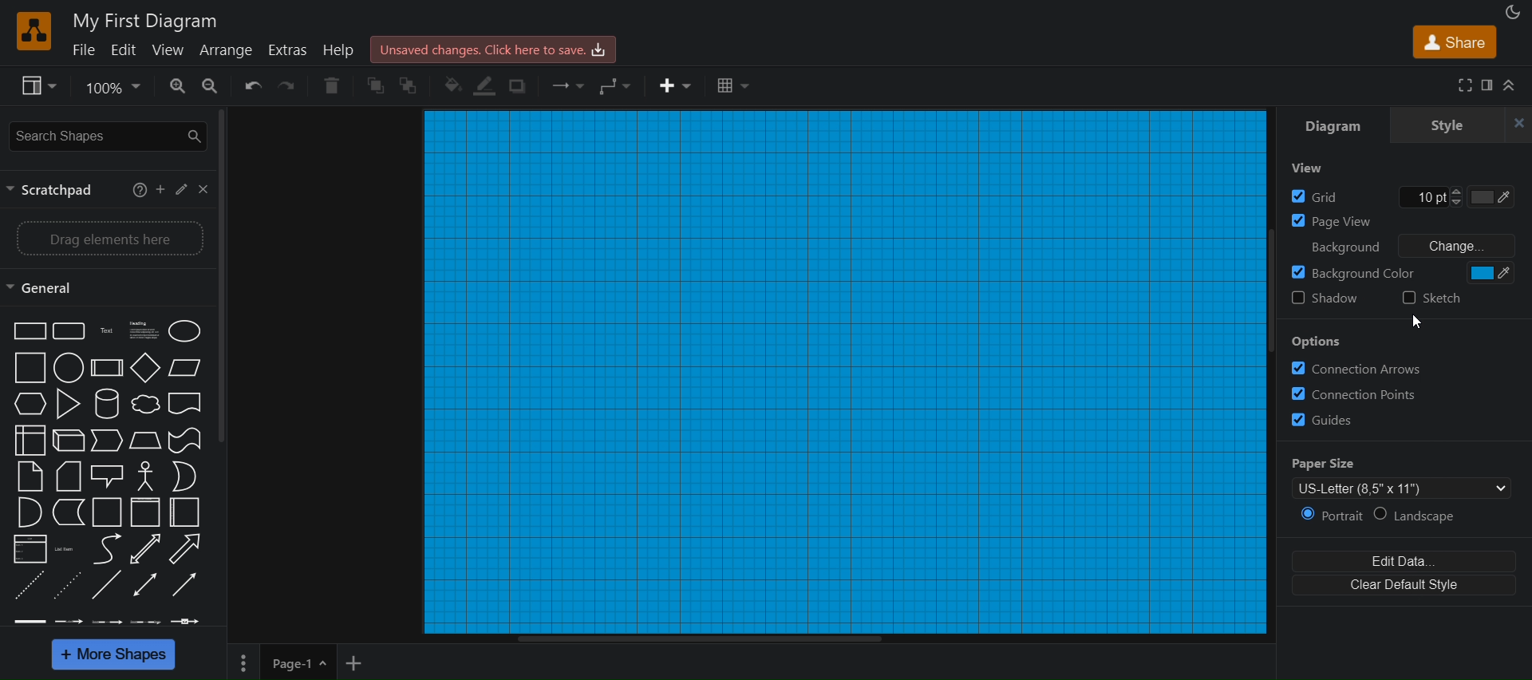 This screenshot has width=1532, height=680. What do you see at coordinates (492, 48) in the screenshot?
I see `click here to save` at bounding box center [492, 48].